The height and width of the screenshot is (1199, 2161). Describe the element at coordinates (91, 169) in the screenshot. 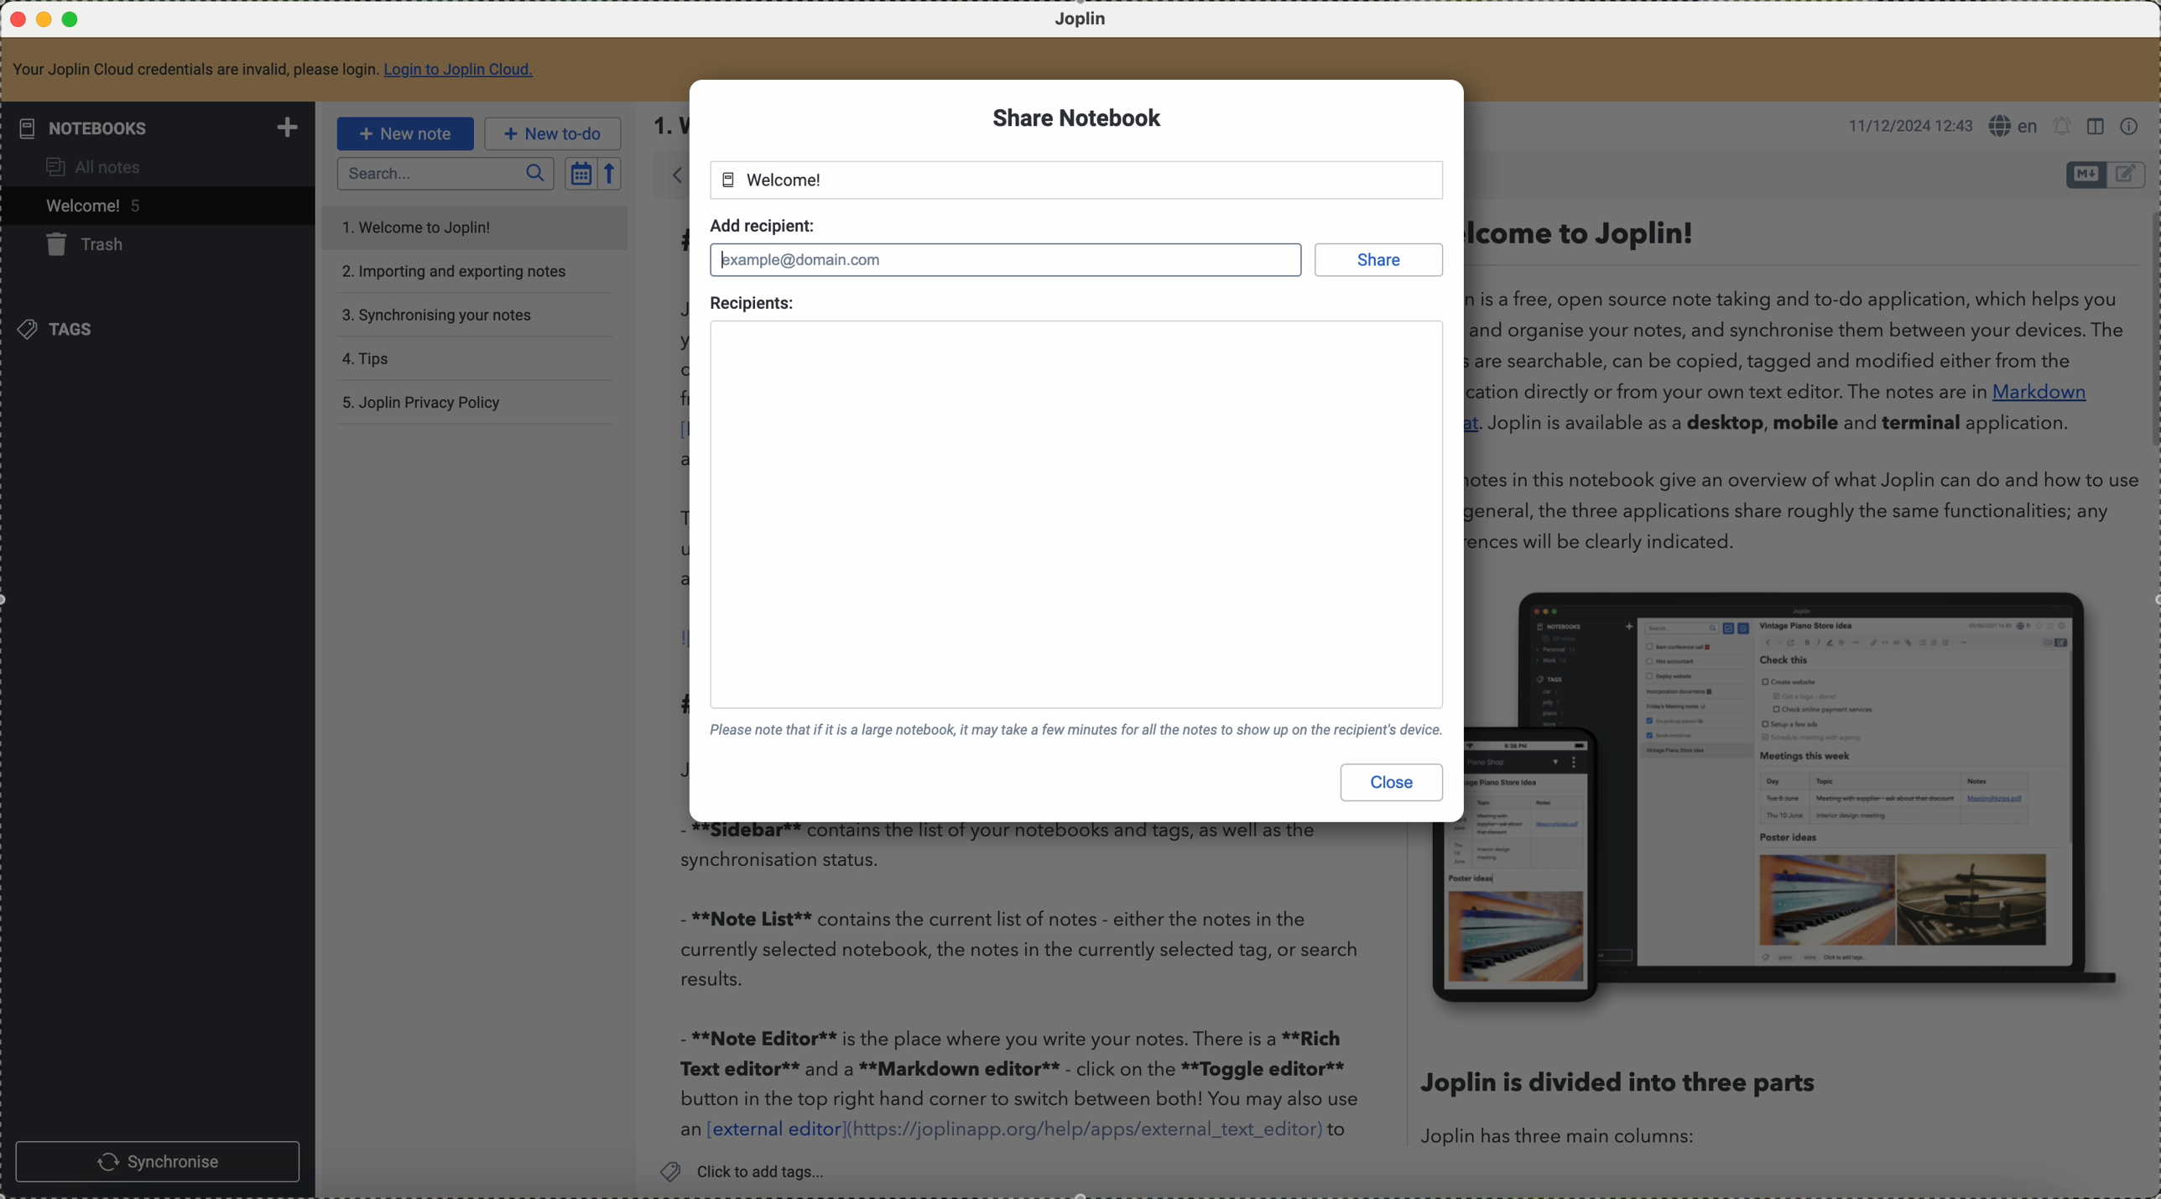

I see `all notes` at that location.